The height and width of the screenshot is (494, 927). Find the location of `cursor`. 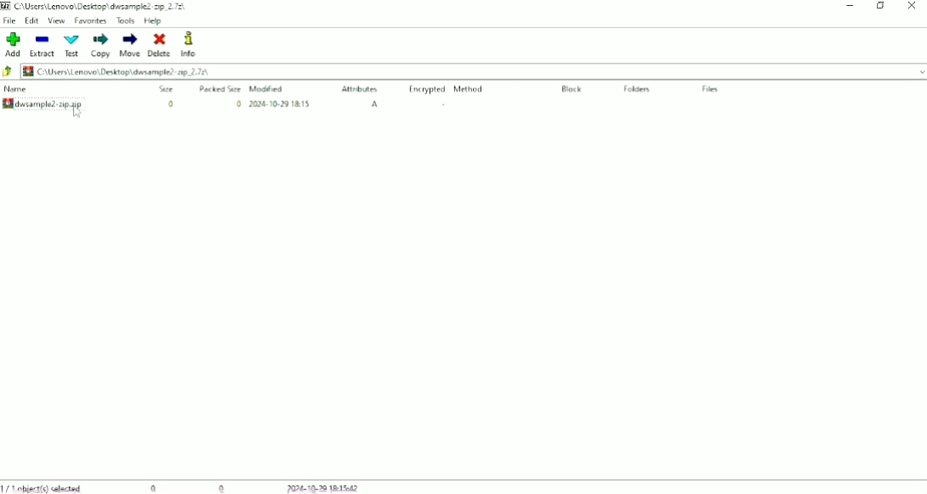

cursor is located at coordinates (78, 113).